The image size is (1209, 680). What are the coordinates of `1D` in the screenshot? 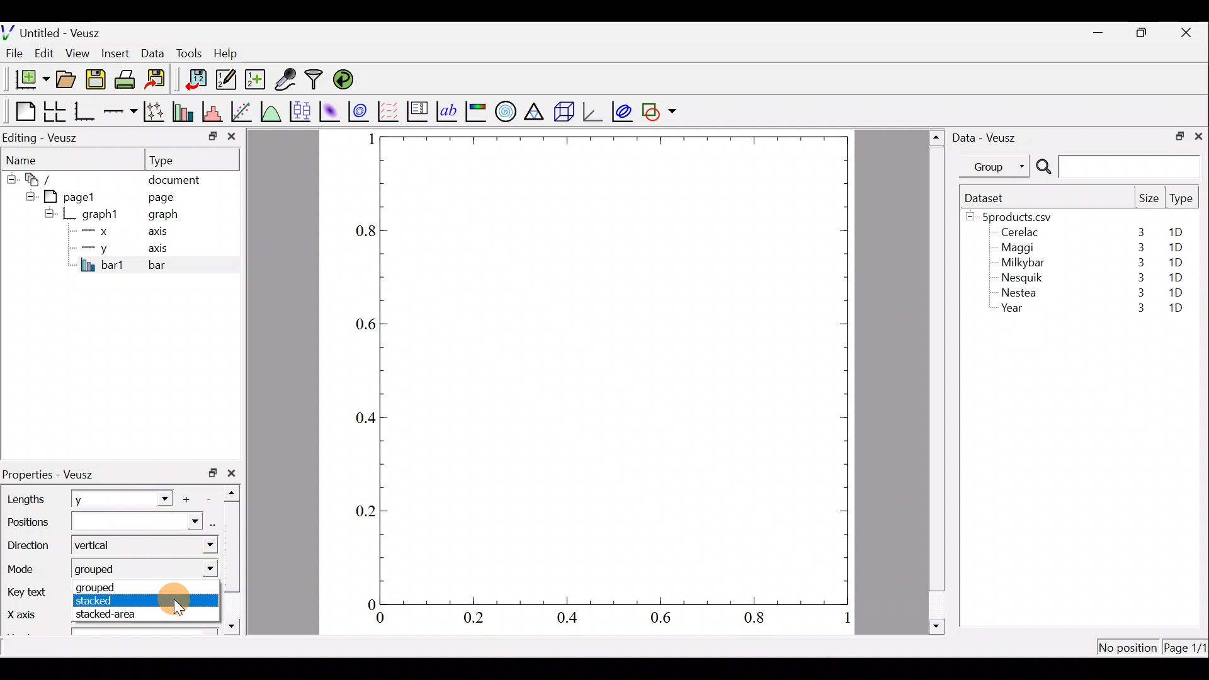 It's located at (1178, 275).